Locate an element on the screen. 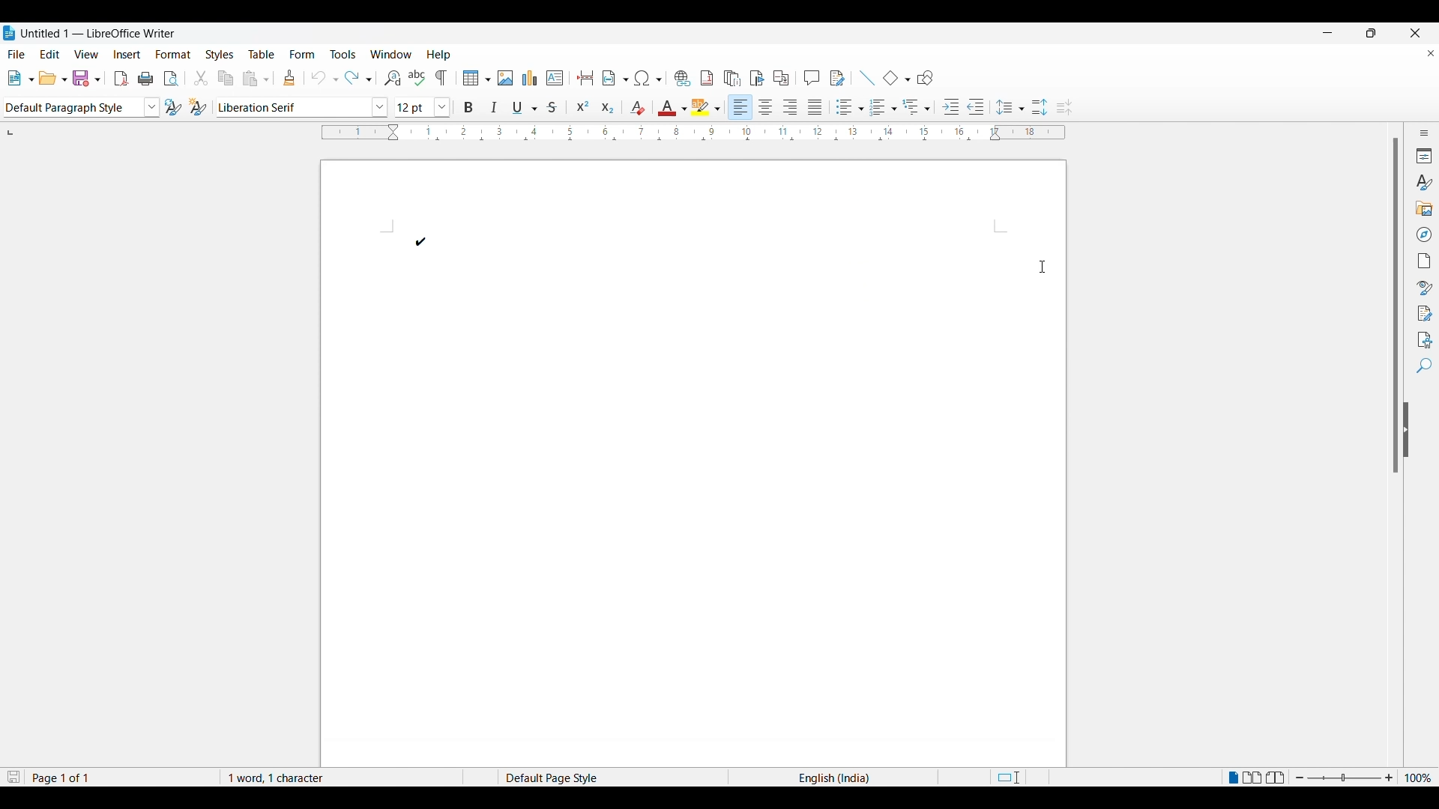 The width and height of the screenshot is (1439, 809). undo is located at coordinates (324, 78).